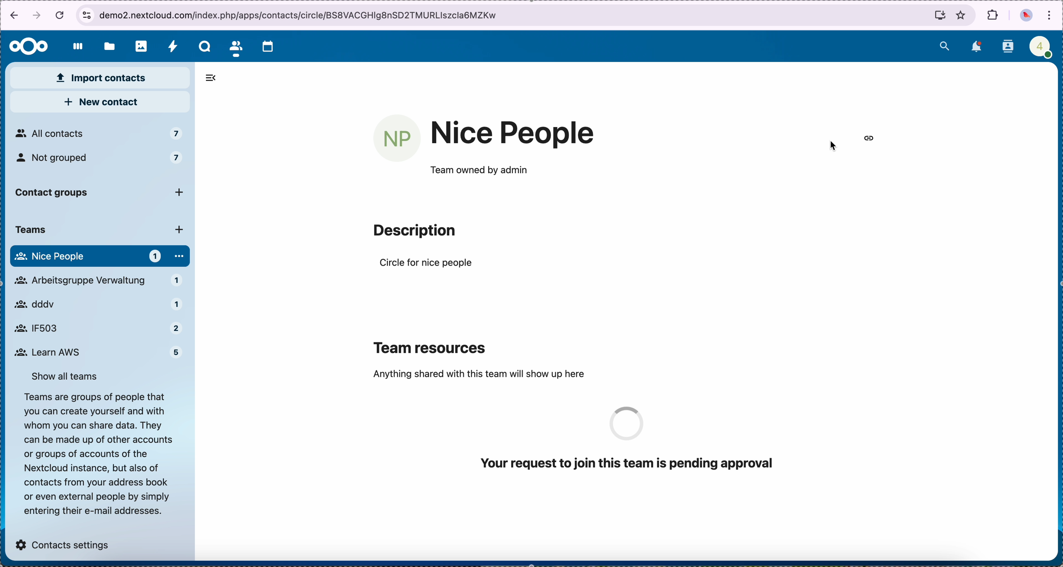 Image resolution: width=1063 pixels, height=567 pixels. What do you see at coordinates (301, 14) in the screenshot?
I see `URL` at bounding box center [301, 14].